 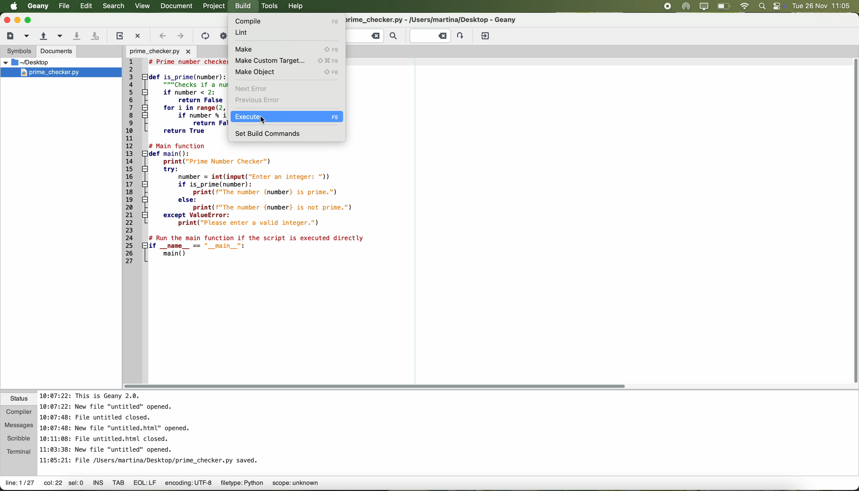 I want to click on make, so click(x=285, y=48).